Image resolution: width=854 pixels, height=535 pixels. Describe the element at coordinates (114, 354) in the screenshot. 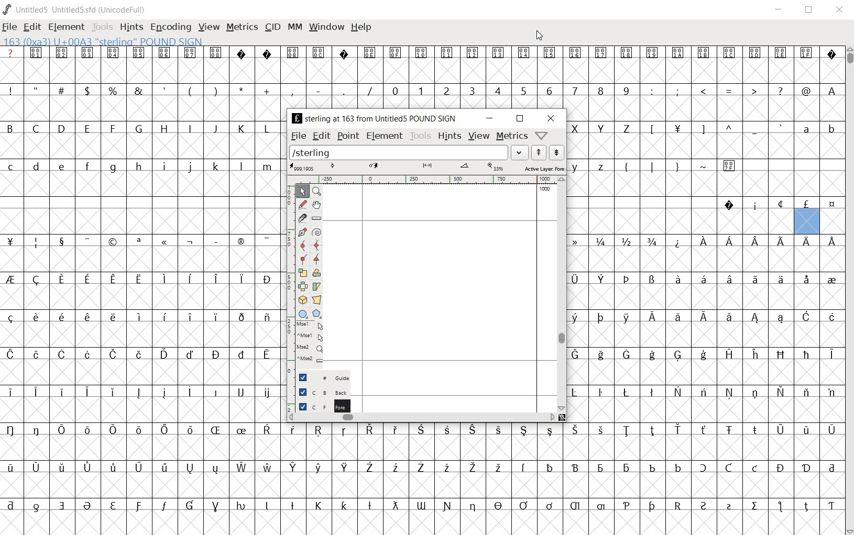

I see `Symbol` at that location.